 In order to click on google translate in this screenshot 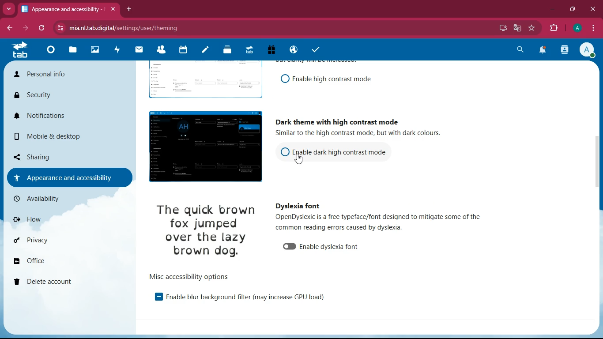, I will do `click(516, 28)`.